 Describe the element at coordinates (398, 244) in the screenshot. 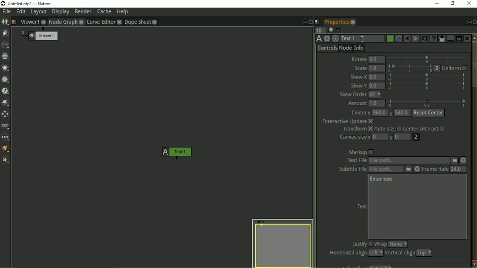

I see `none` at that location.